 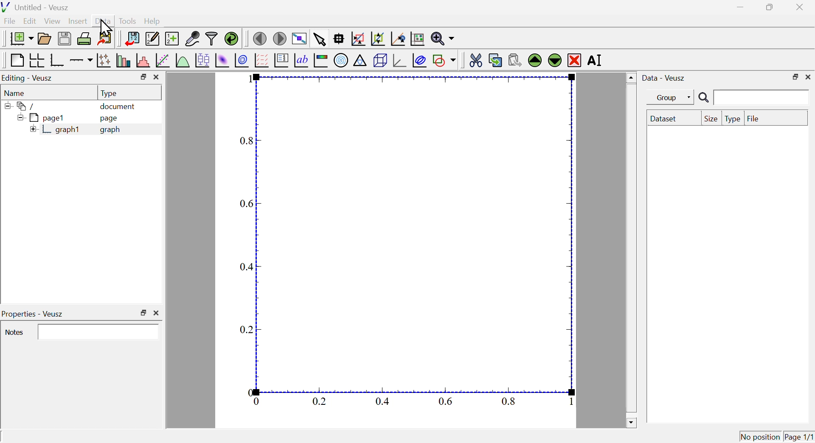 What do you see at coordinates (342, 61) in the screenshot?
I see `polar graph` at bounding box center [342, 61].